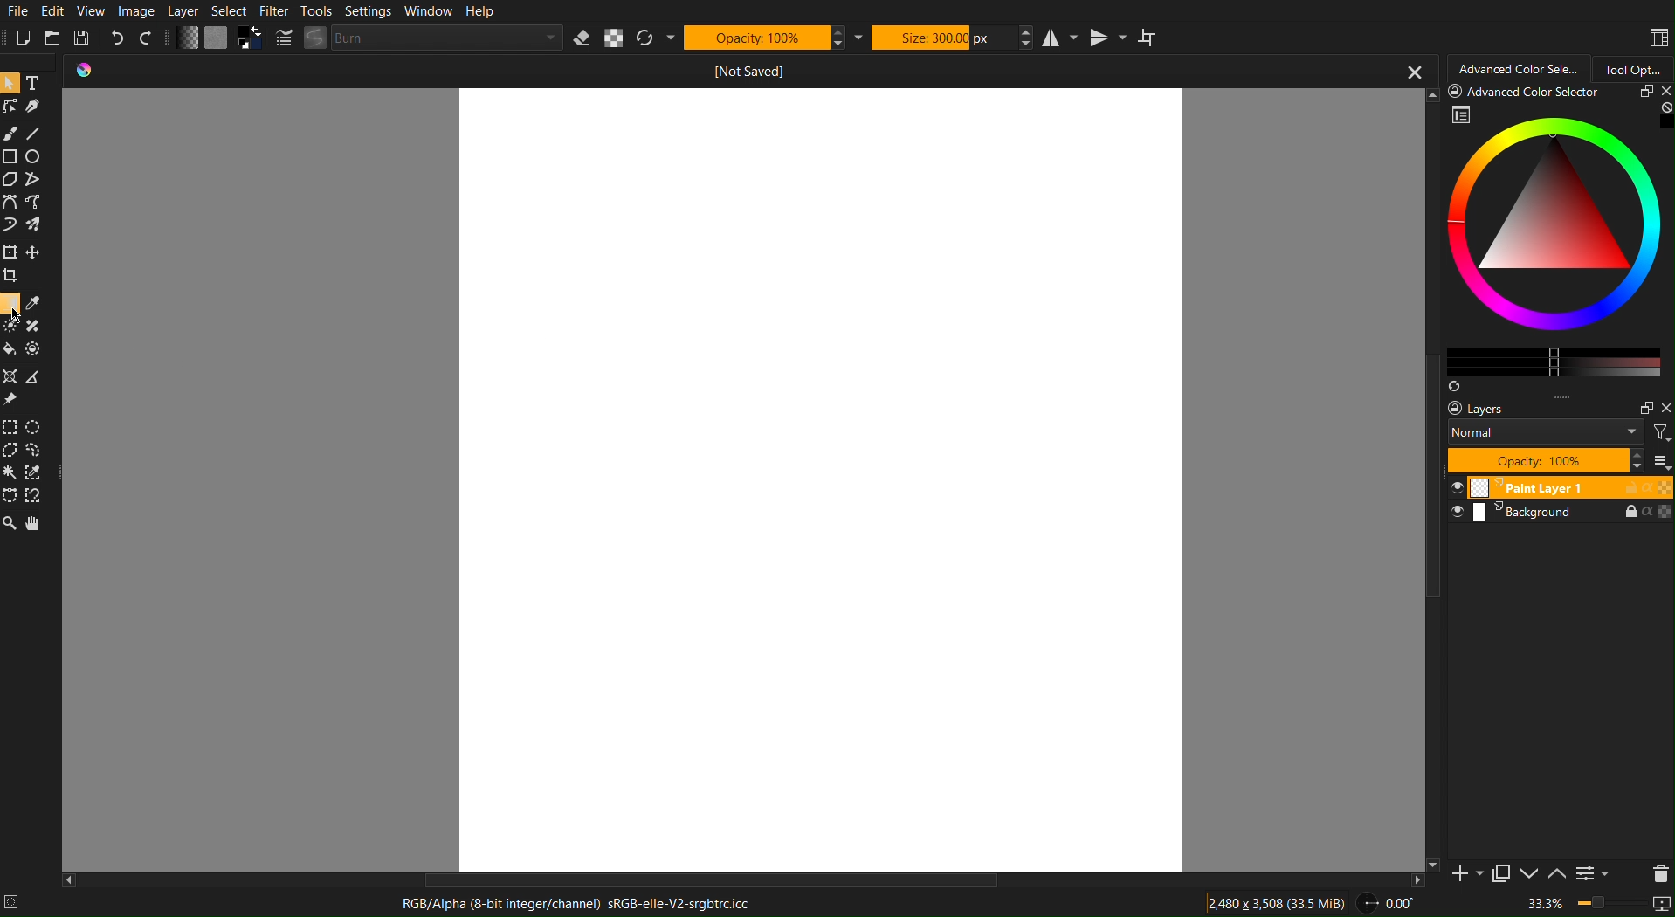 Image resolution: width=1675 pixels, height=917 pixels. Describe the element at coordinates (316, 11) in the screenshot. I see `Tools` at that location.